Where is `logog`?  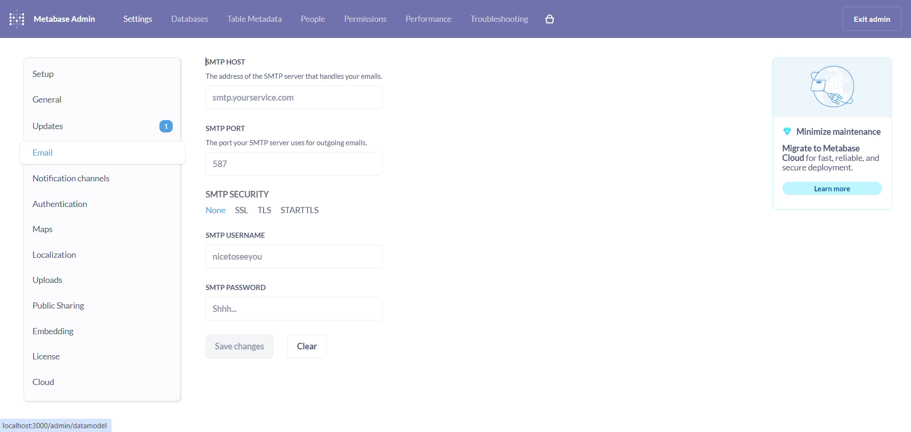
logog is located at coordinates (826, 86).